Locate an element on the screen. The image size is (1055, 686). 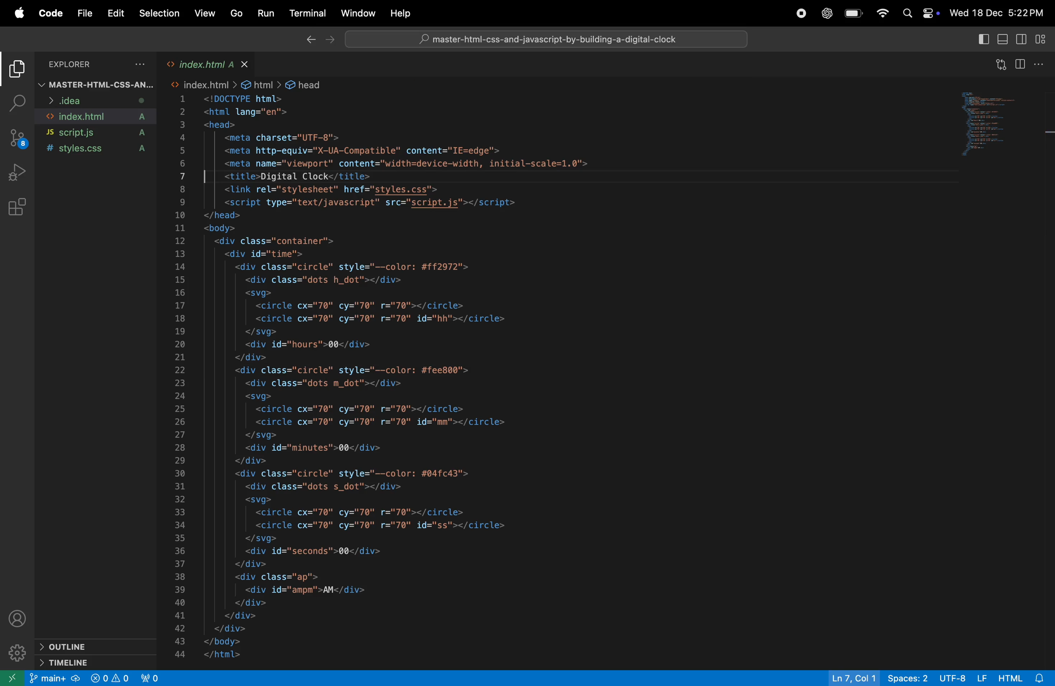
split editor is located at coordinates (1024, 65).